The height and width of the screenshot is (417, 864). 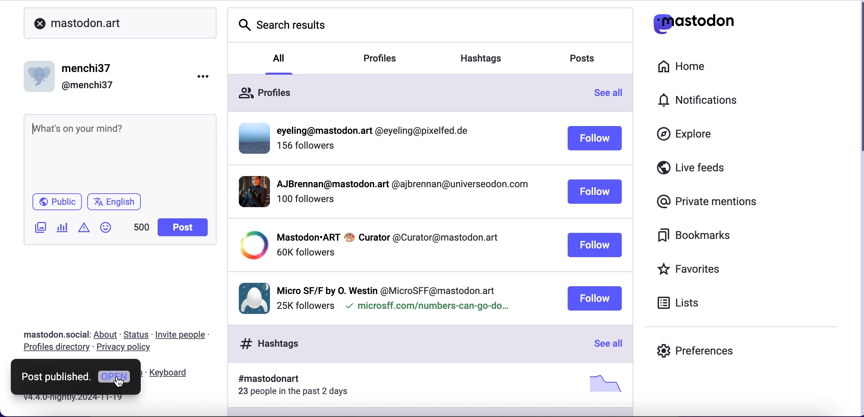 What do you see at coordinates (114, 202) in the screenshot?
I see `english` at bounding box center [114, 202].